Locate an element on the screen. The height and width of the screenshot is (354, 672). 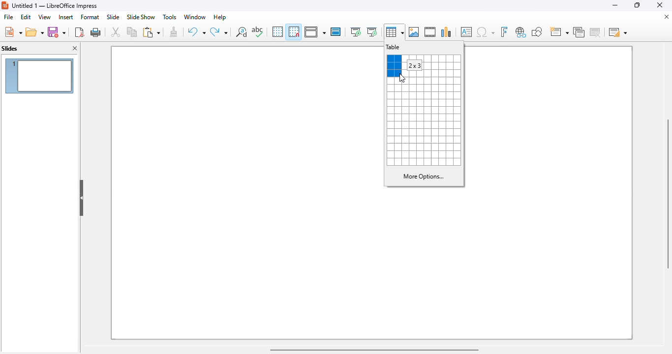
redo is located at coordinates (218, 31).